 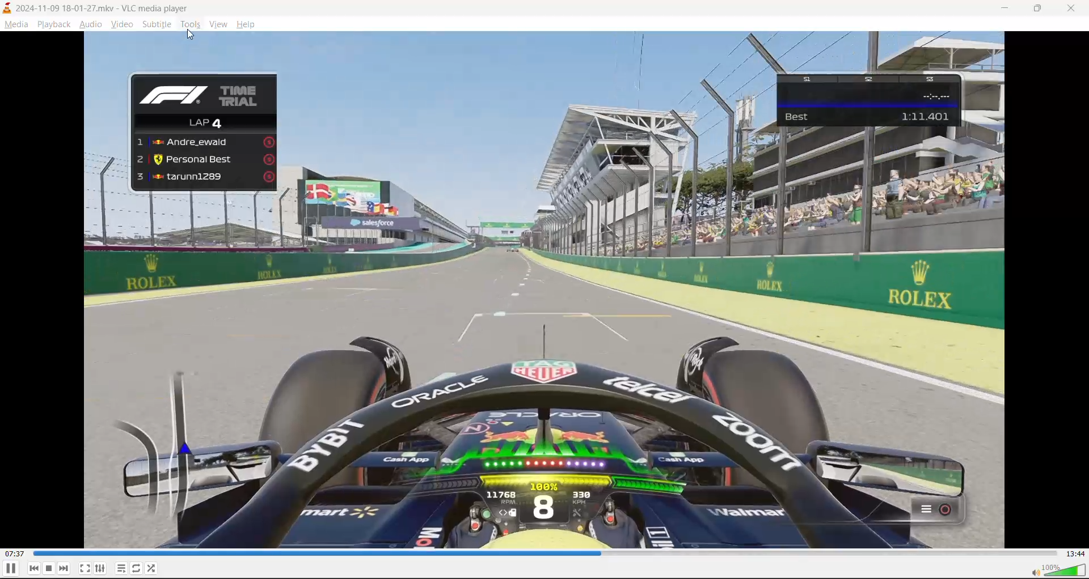 What do you see at coordinates (190, 24) in the screenshot?
I see `tools` at bounding box center [190, 24].